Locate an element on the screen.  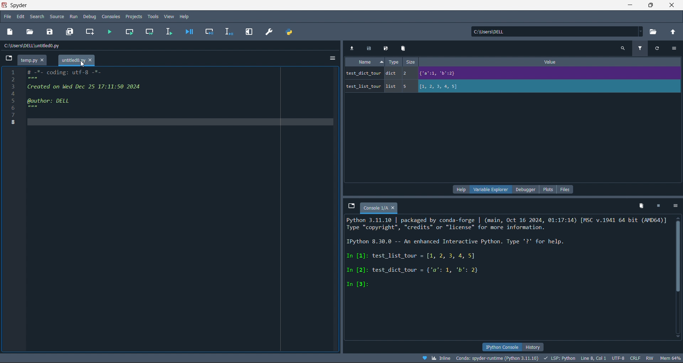
Size is located at coordinates (409, 62).